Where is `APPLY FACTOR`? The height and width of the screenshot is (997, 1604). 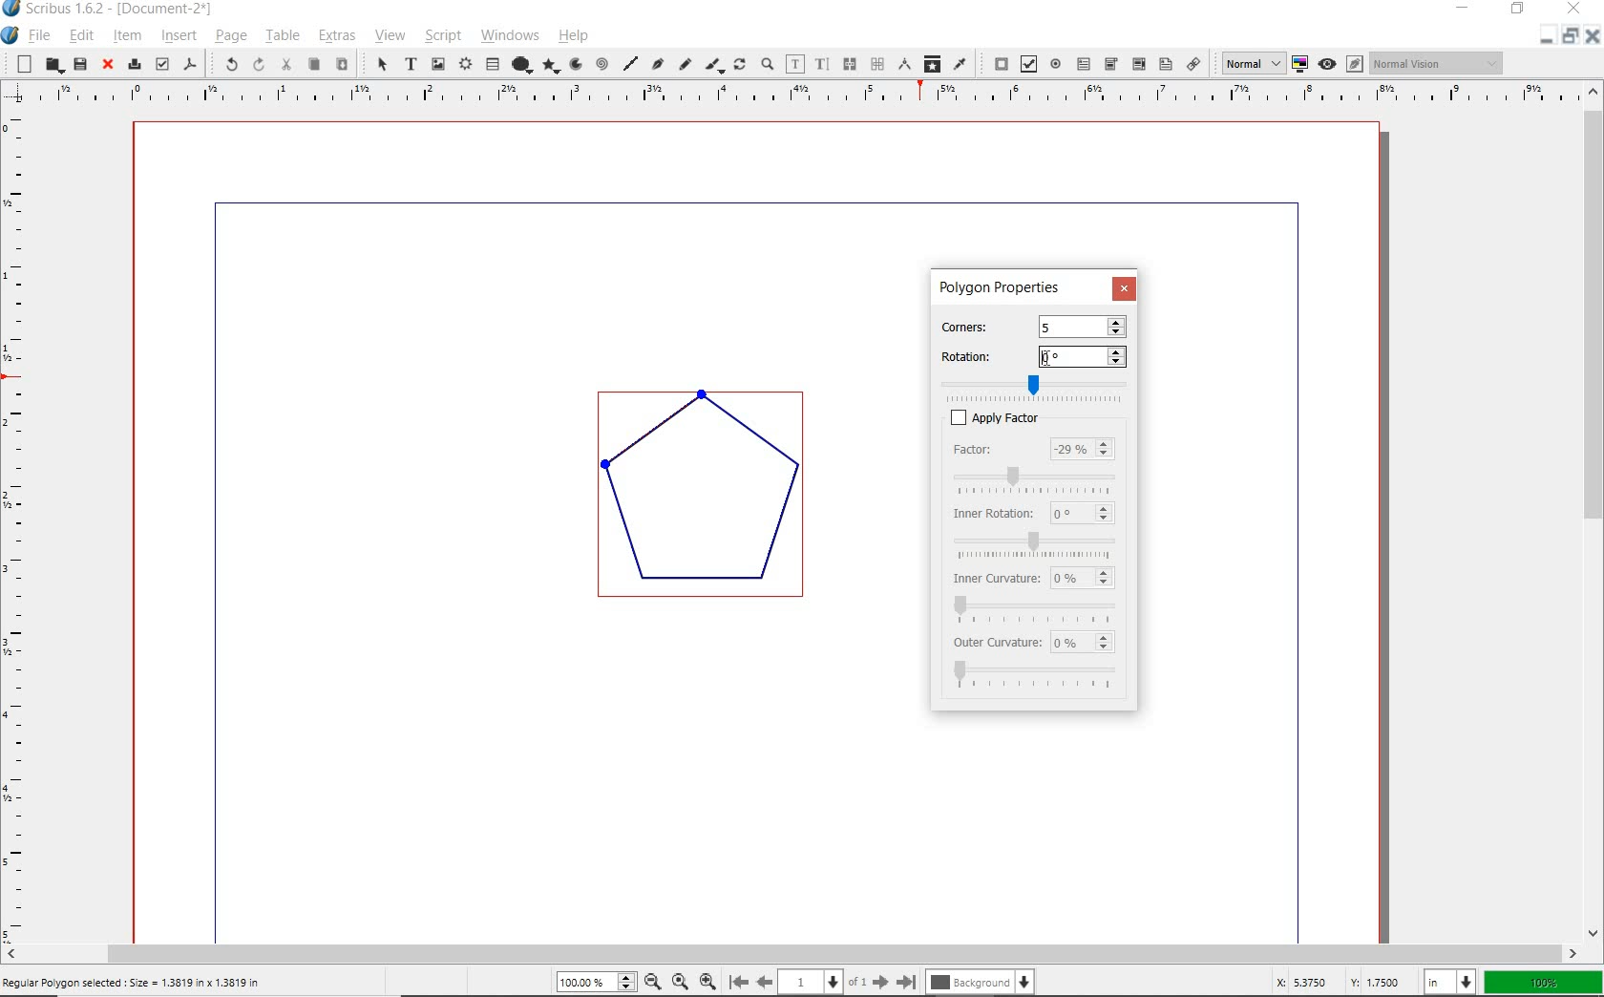
APPLY FACTOR is located at coordinates (1054, 416).